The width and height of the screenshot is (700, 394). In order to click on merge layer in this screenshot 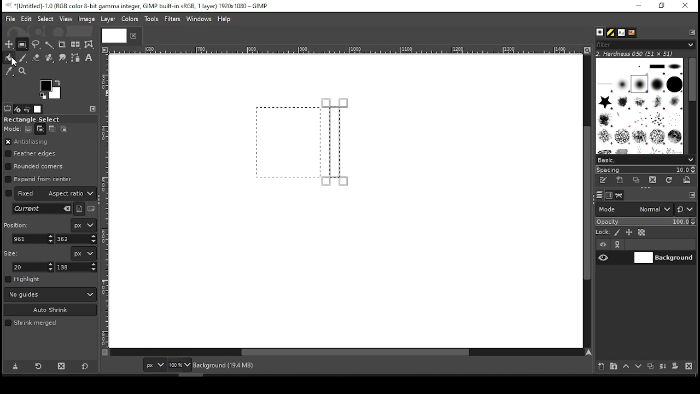, I will do `click(663, 367)`.